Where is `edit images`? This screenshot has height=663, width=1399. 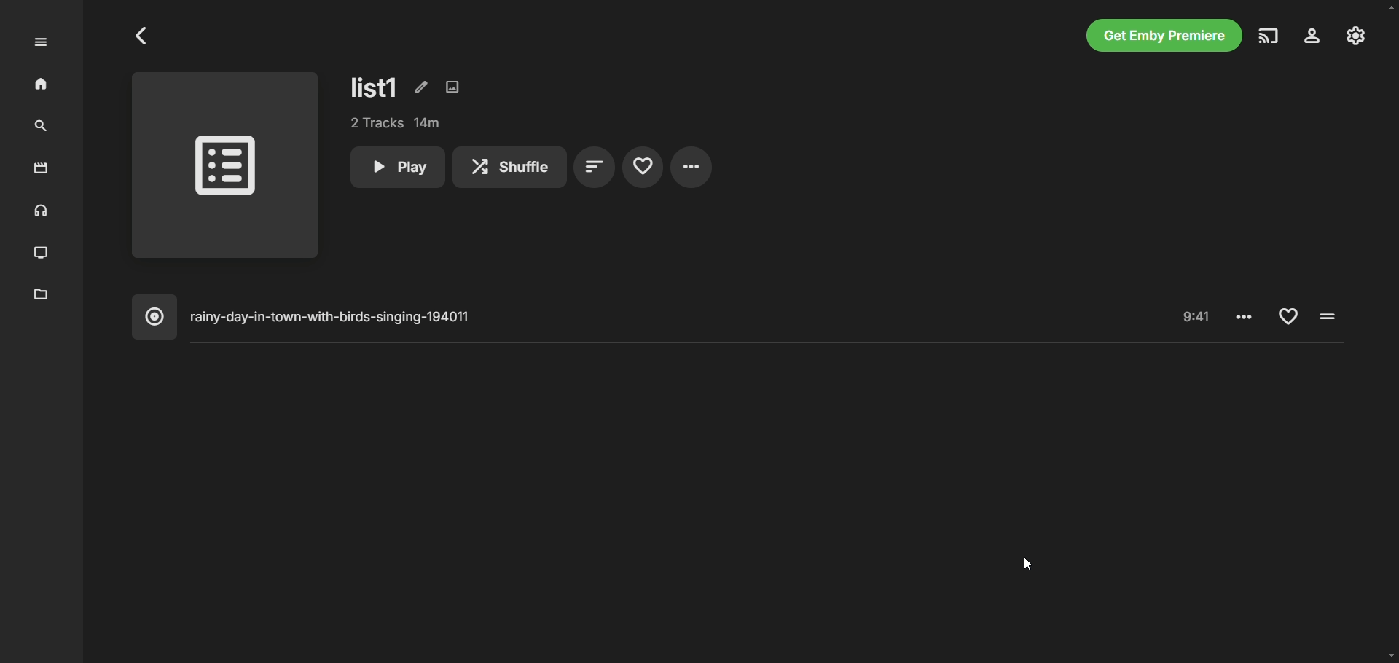
edit images is located at coordinates (452, 87).